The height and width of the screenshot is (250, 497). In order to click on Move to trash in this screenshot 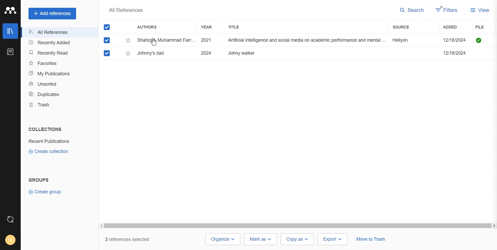, I will do `click(371, 240)`.